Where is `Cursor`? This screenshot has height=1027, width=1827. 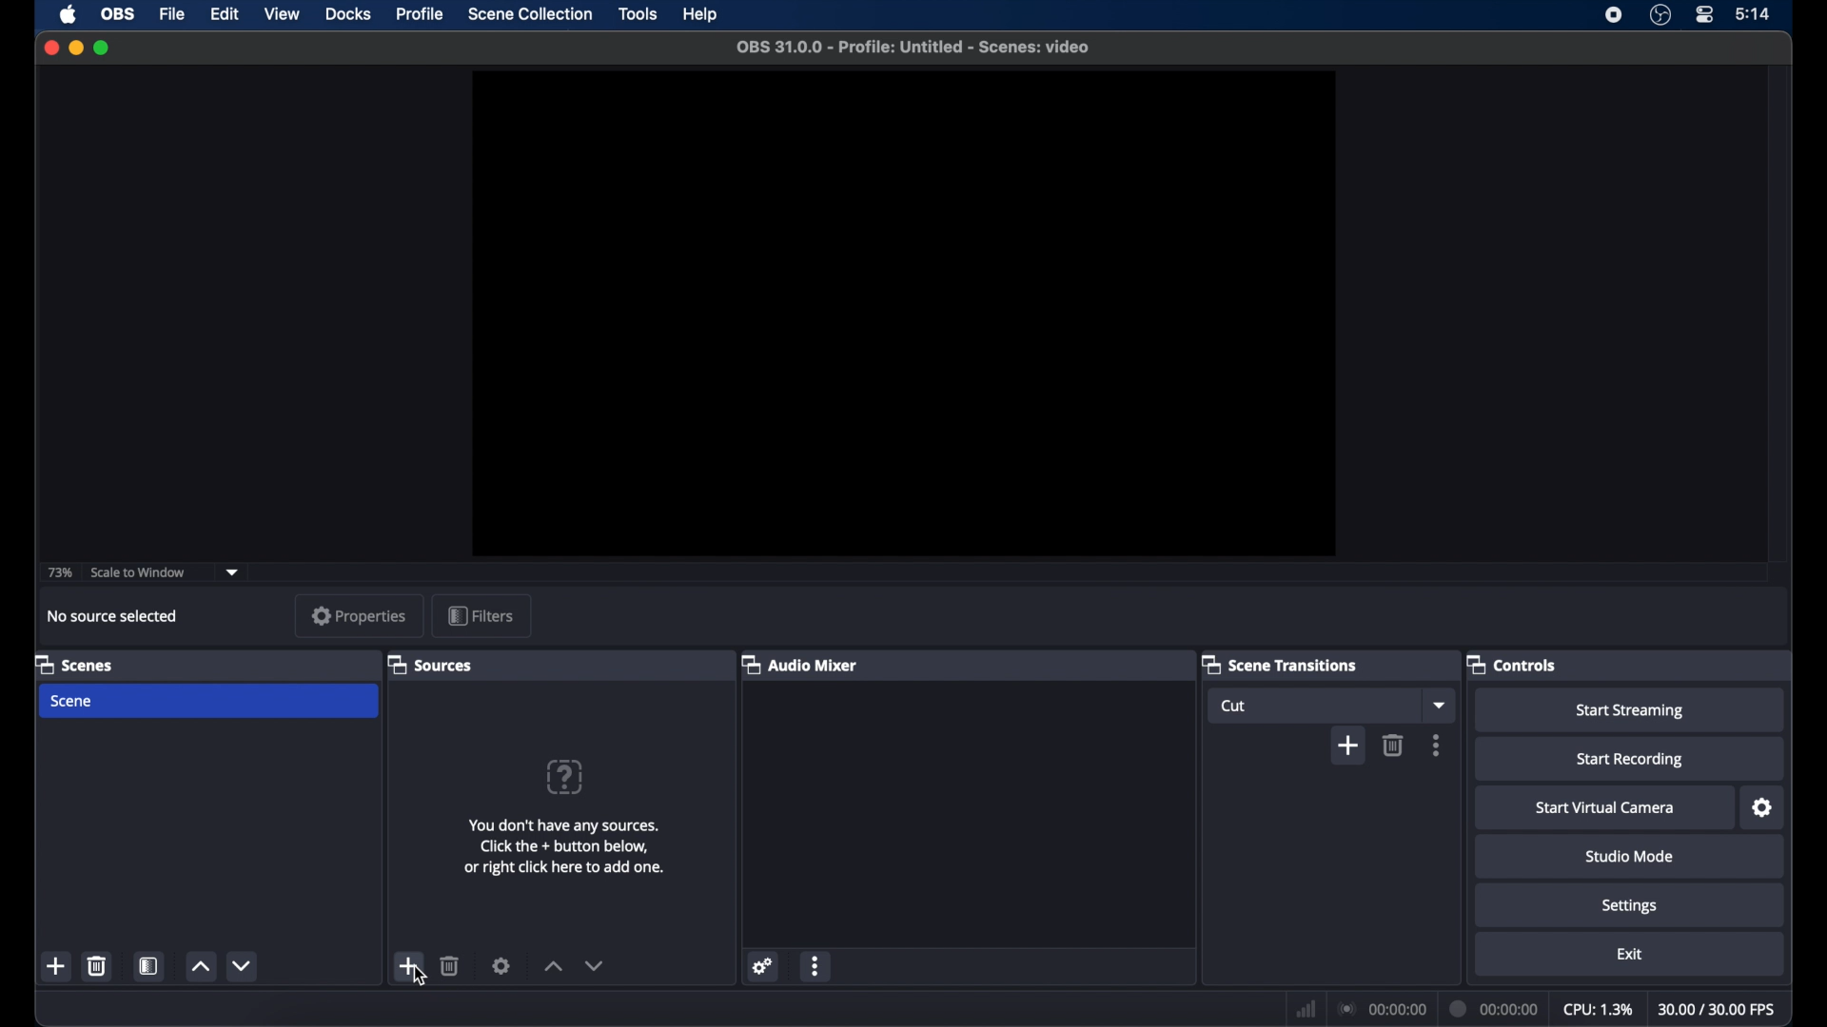
Cursor is located at coordinates (421, 979).